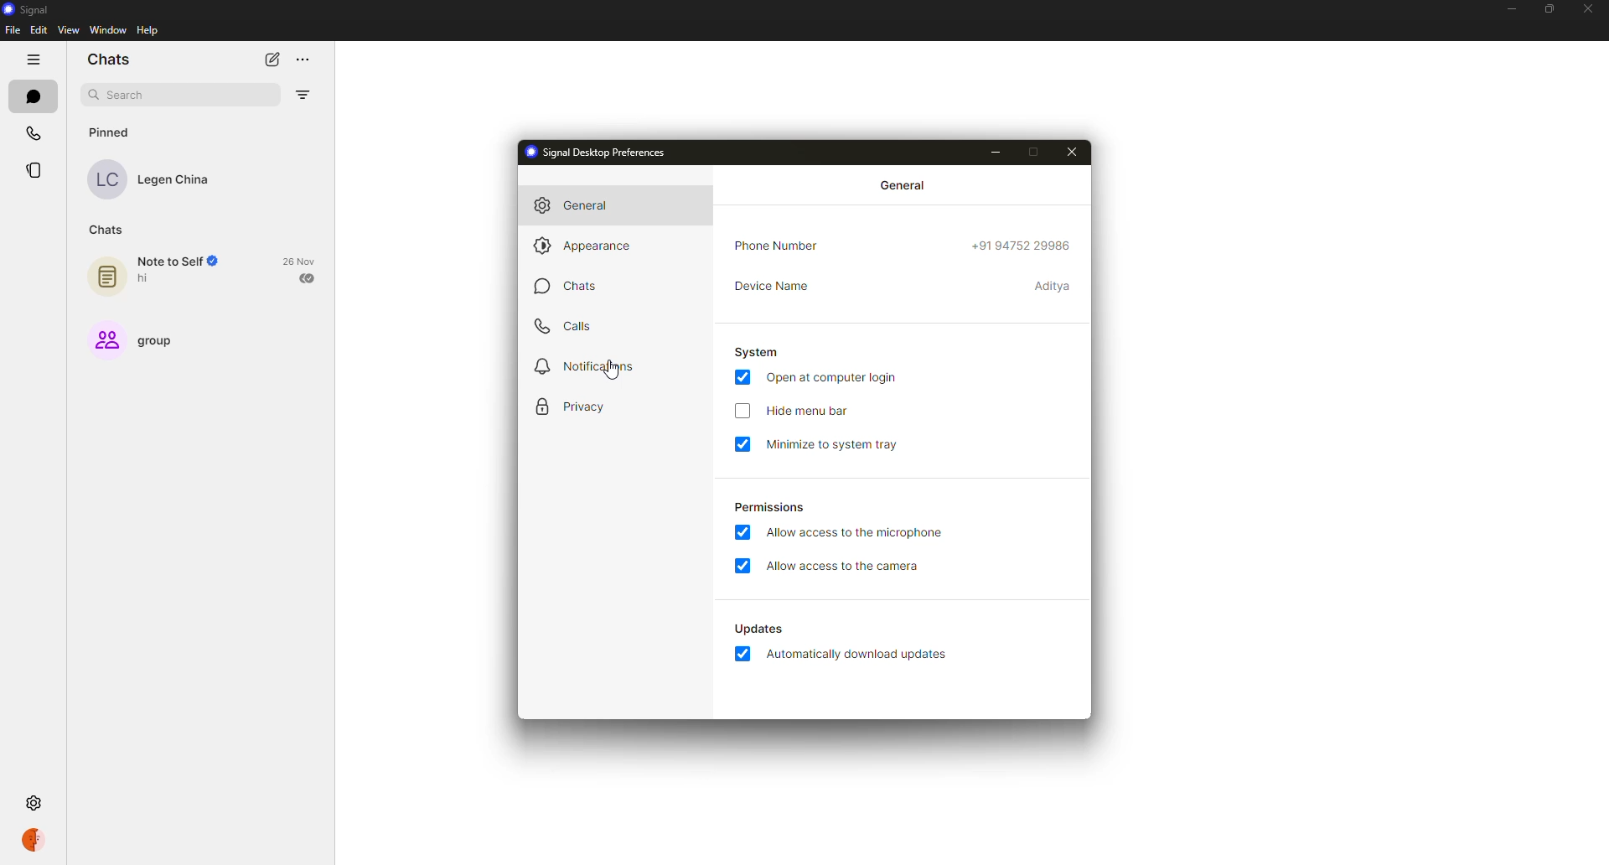 This screenshot has width=1609, height=865. What do you see at coordinates (744, 447) in the screenshot?
I see `enabled` at bounding box center [744, 447].